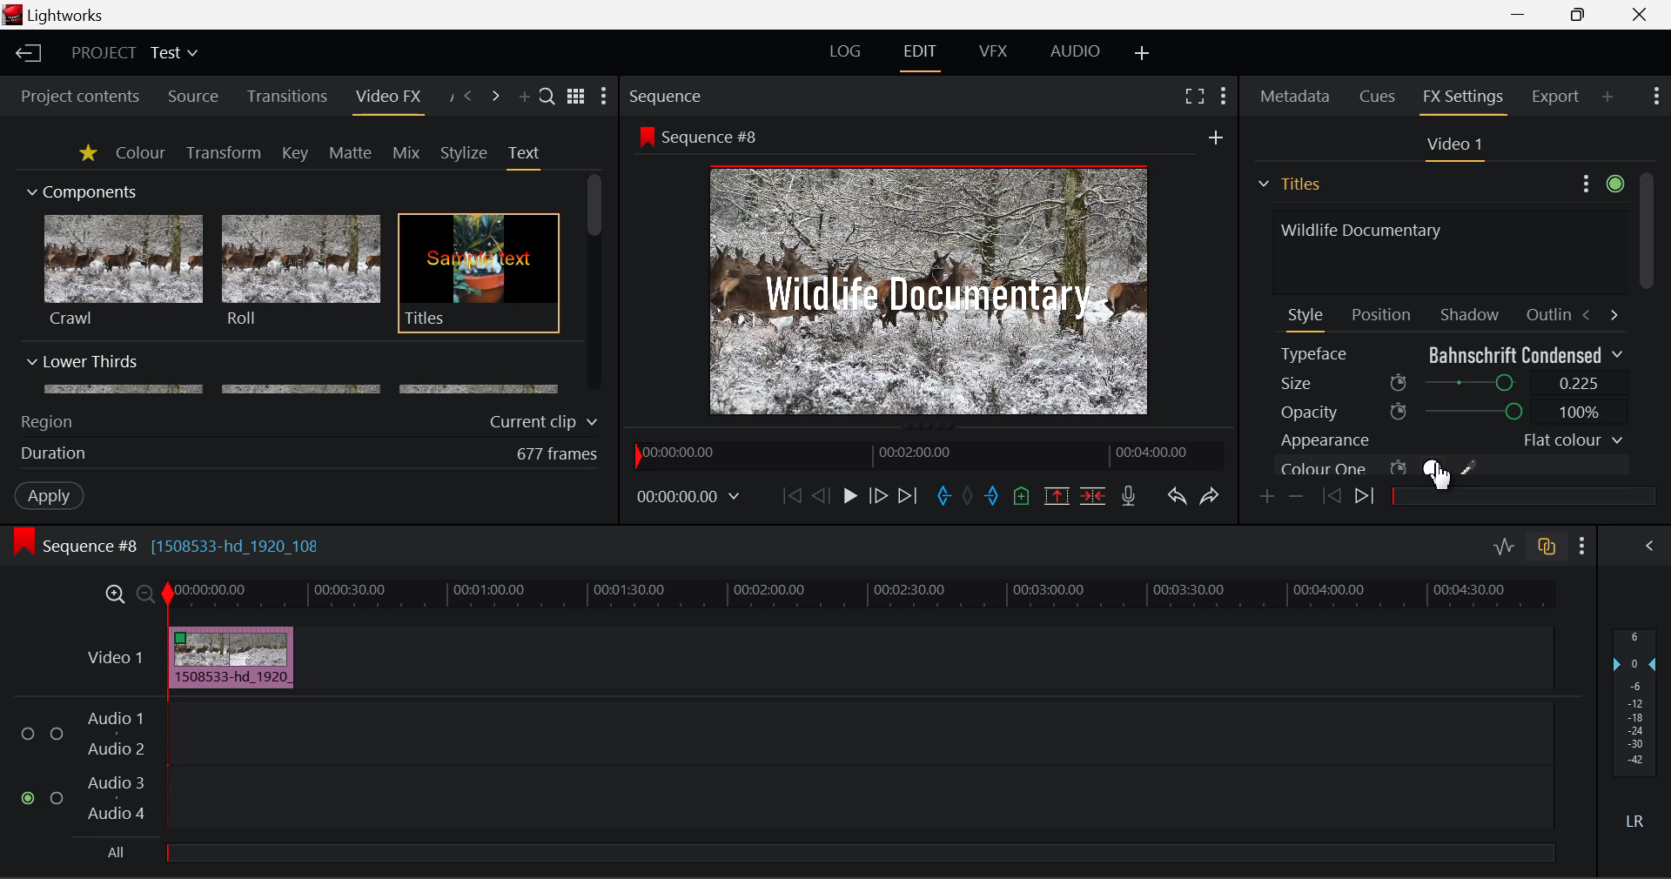  Describe the element at coordinates (406, 154) in the screenshot. I see `Mix` at that location.